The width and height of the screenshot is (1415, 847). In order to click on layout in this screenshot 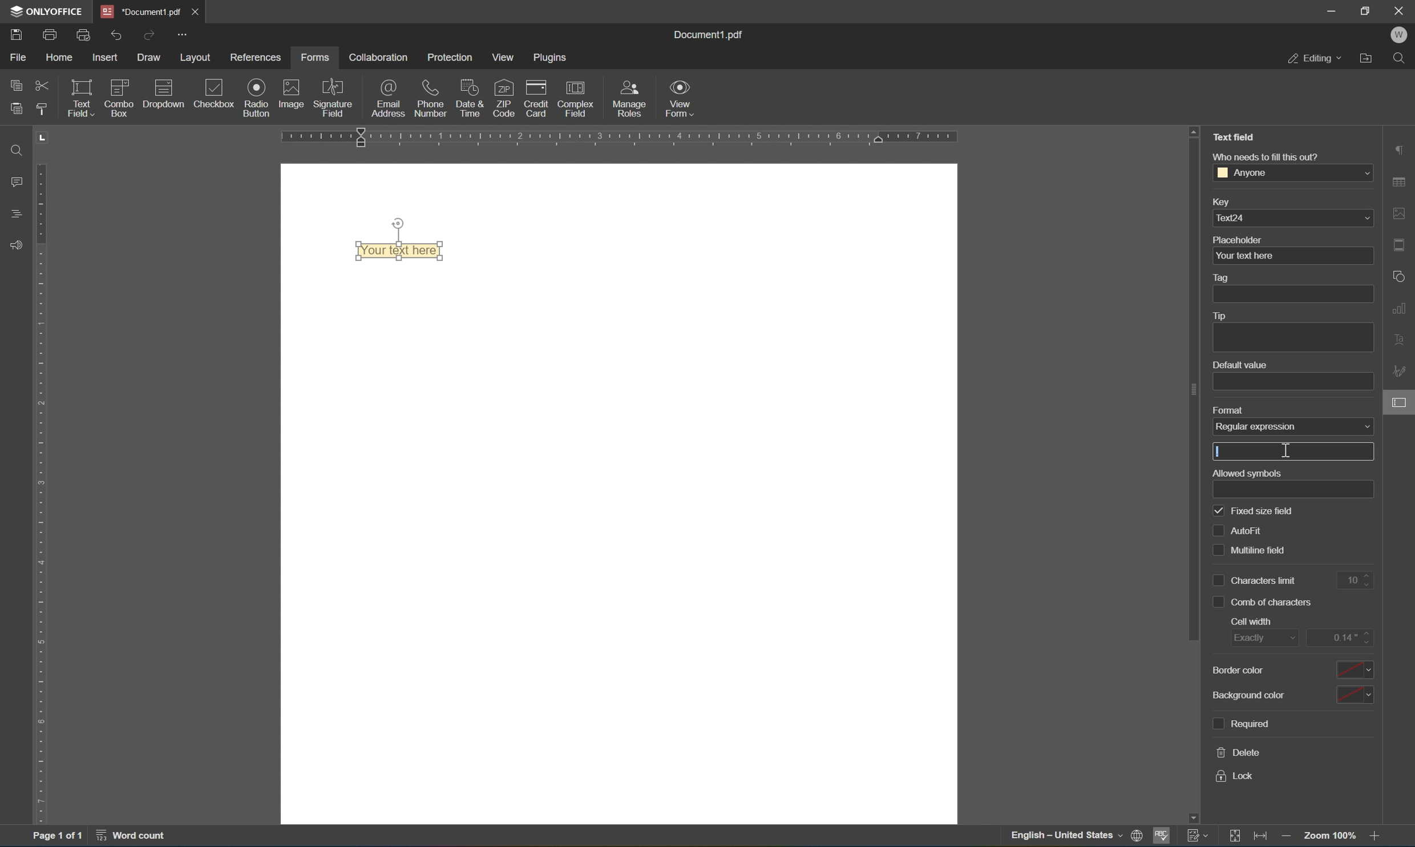, I will do `click(198, 58)`.